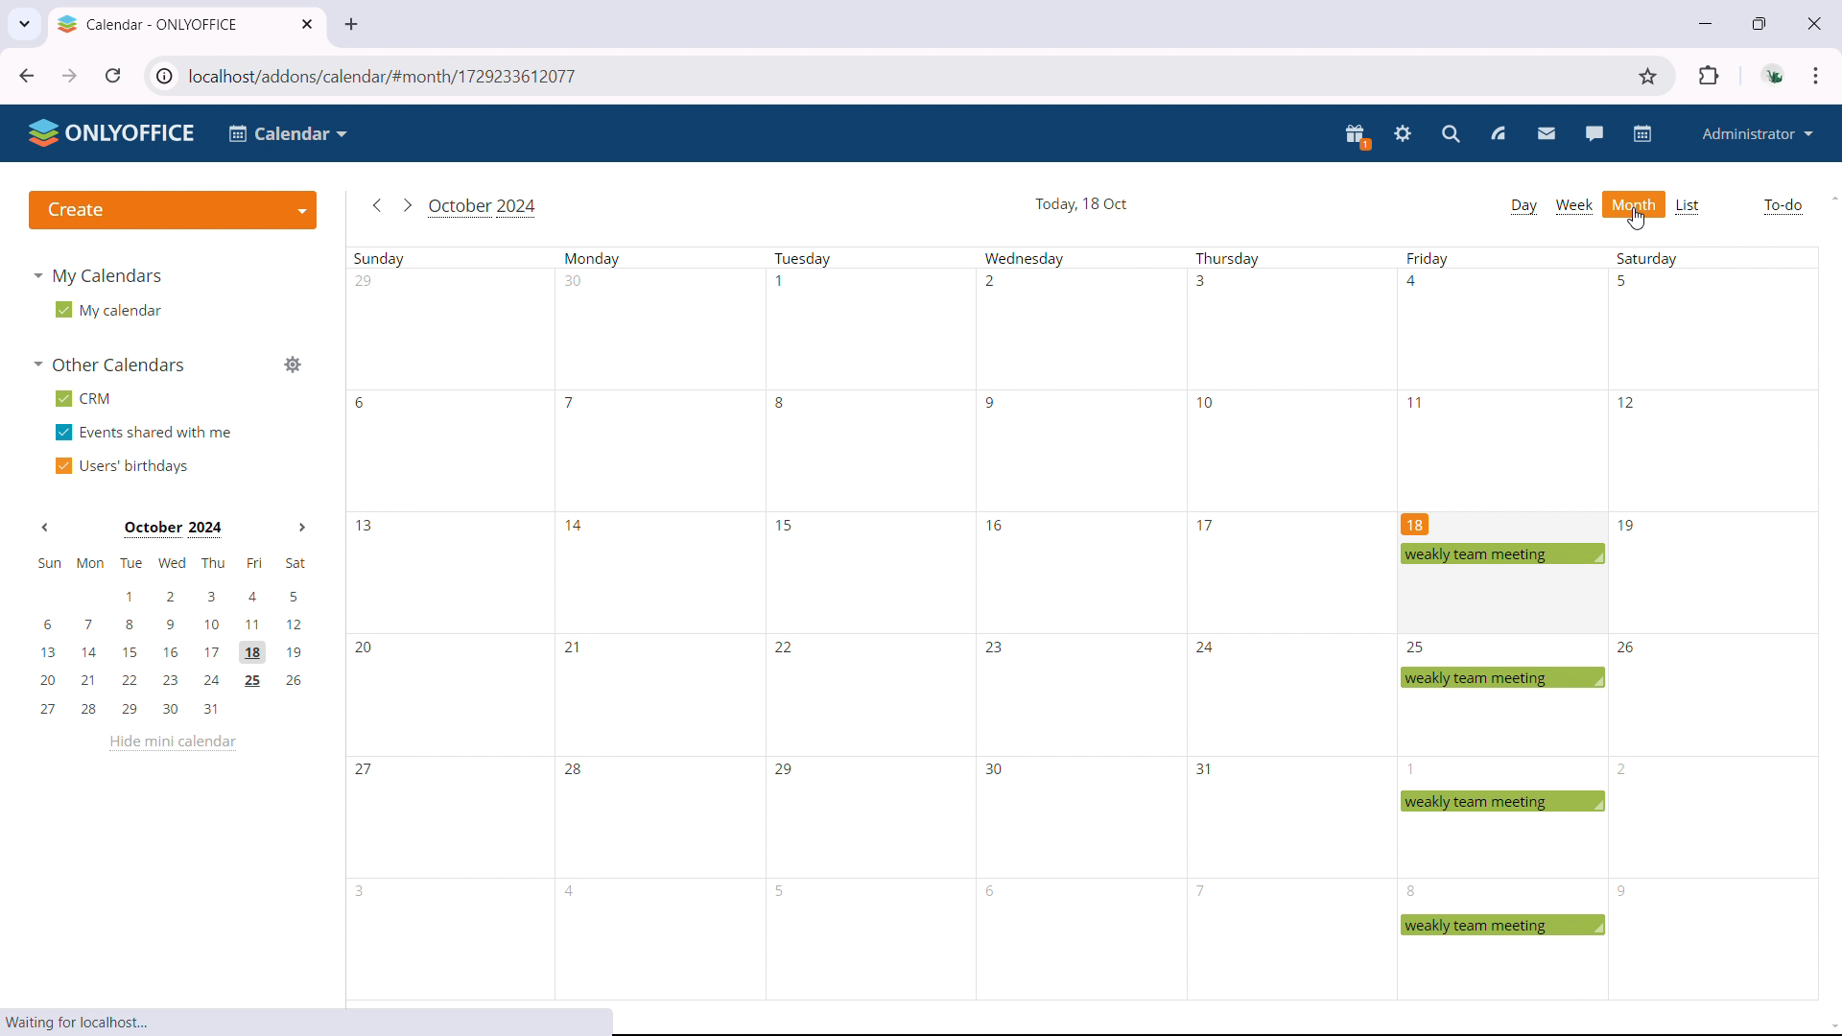 The height and width of the screenshot is (1036, 1842). What do you see at coordinates (109, 365) in the screenshot?
I see `other calendars` at bounding box center [109, 365].